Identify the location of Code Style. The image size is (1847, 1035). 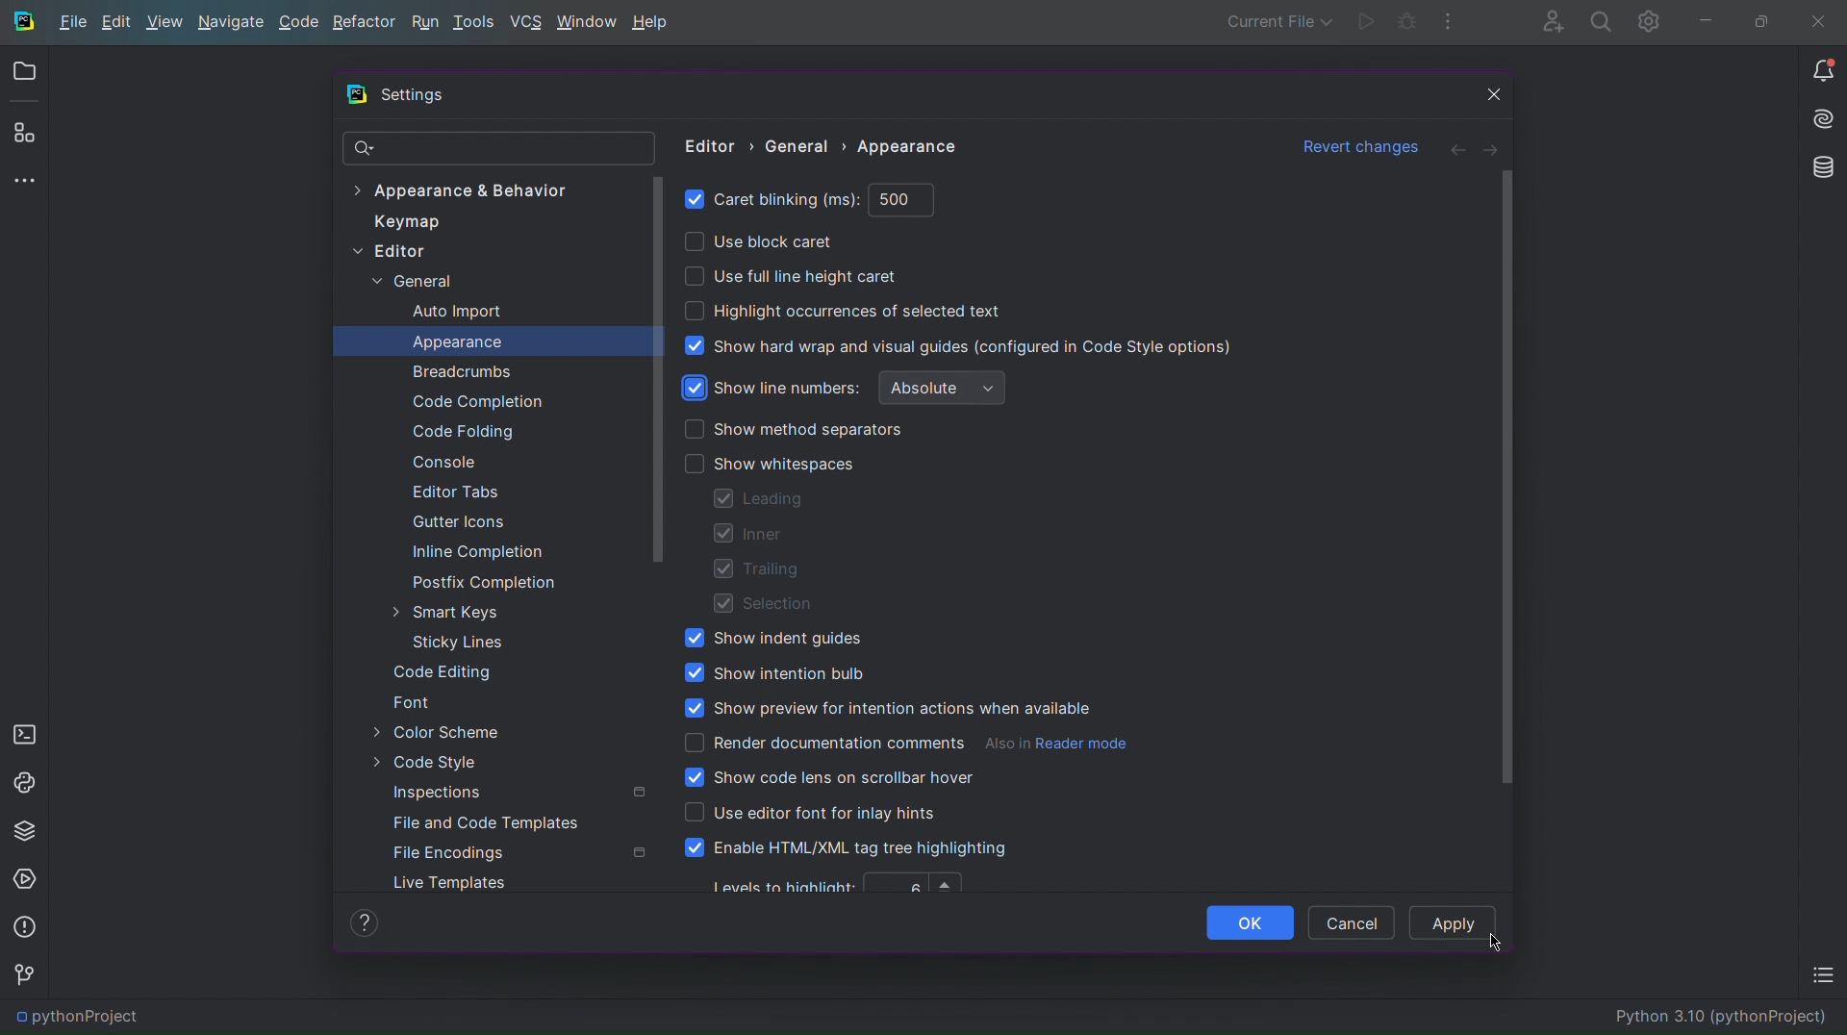
(446, 764).